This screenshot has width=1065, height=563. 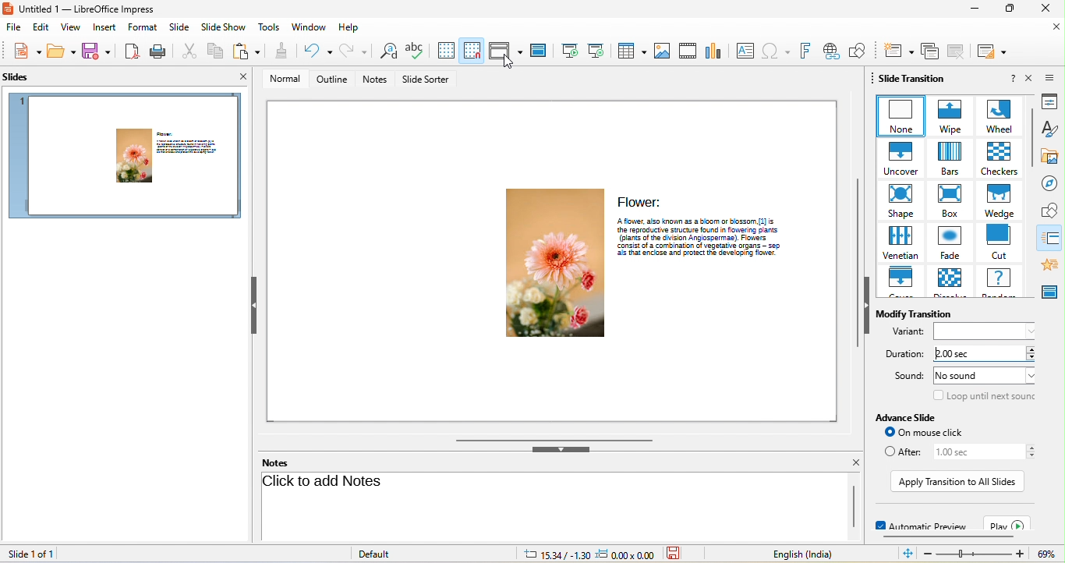 What do you see at coordinates (706, 228) in the screenshot?
I see `the reproductive structure found n flowenng plants` at bounding box center [706, 228].